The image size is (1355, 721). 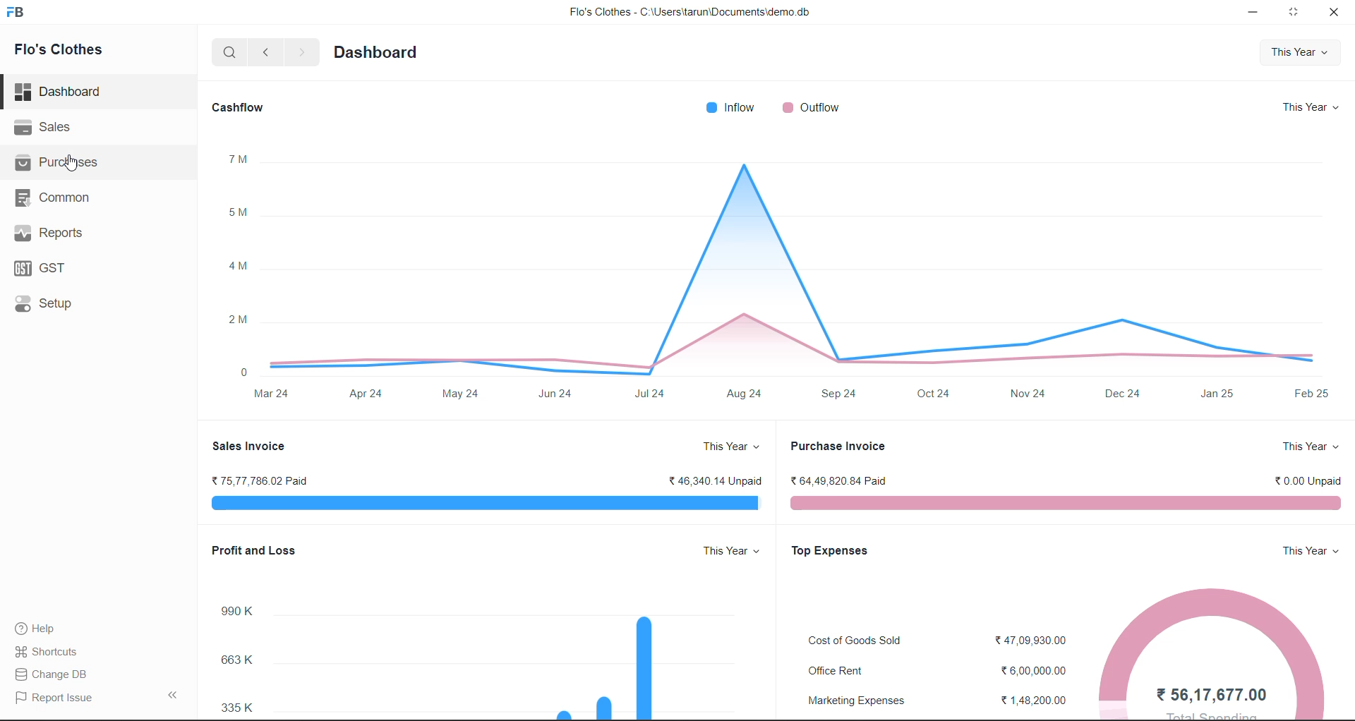 What do you see at coordinates (238, 708) in the screenshot?
I see `335K` at bounding box center [238, 708].